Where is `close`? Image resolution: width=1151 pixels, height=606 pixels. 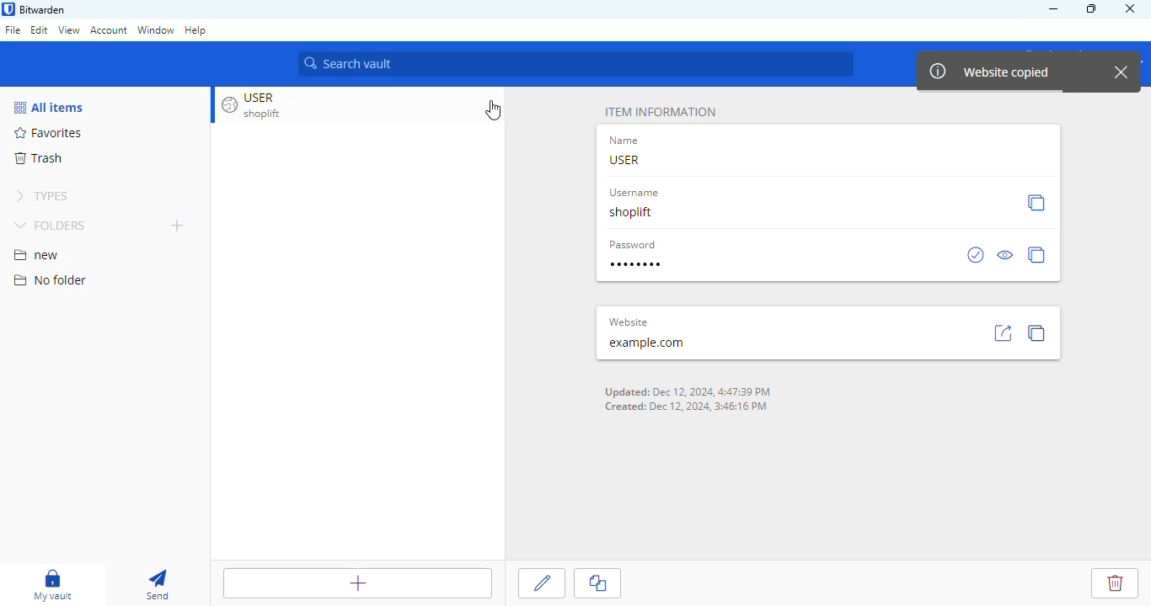
close is located at coordinates (1123, 72).